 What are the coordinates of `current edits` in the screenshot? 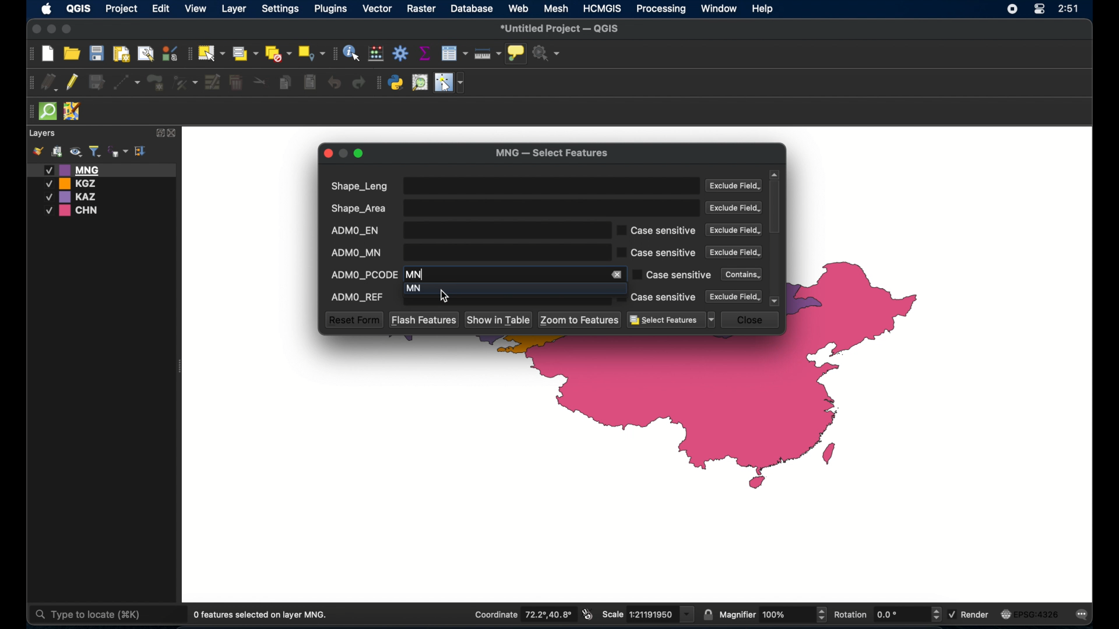 It's located at (49, 82).